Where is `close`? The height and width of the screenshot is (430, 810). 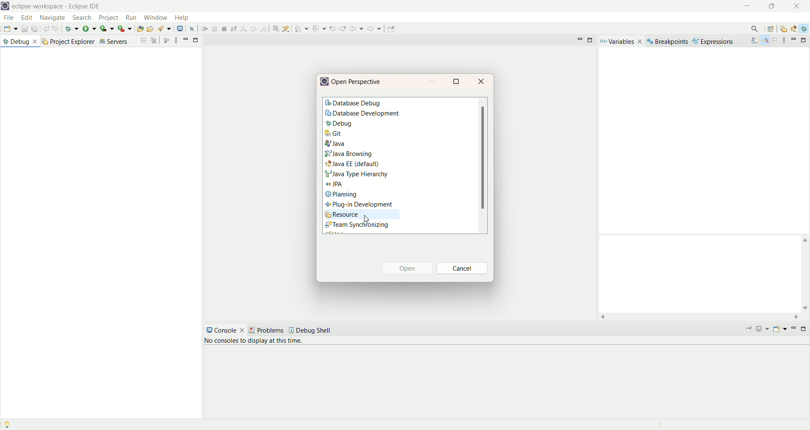 close is located at coordinates (482, 82).